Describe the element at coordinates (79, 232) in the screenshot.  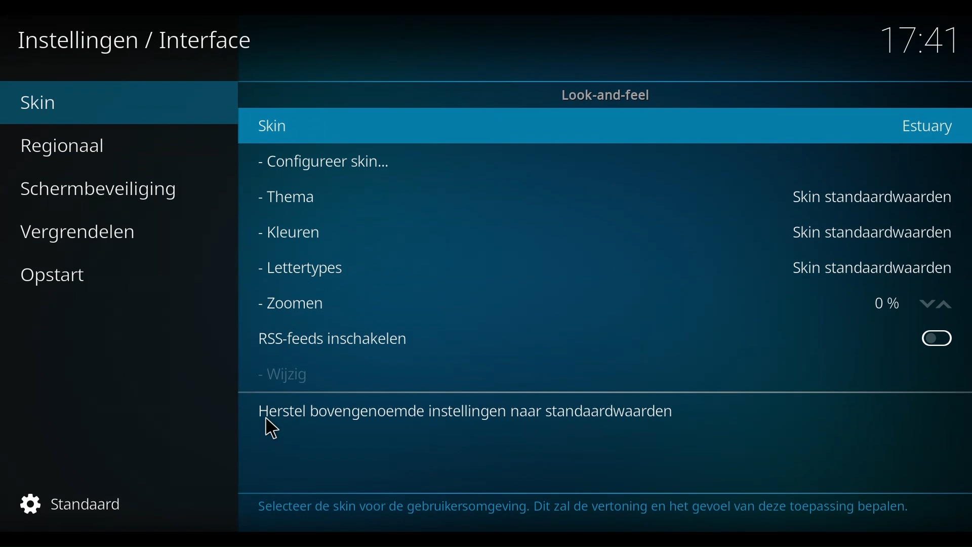
I see `Vergrendelen` at that location.